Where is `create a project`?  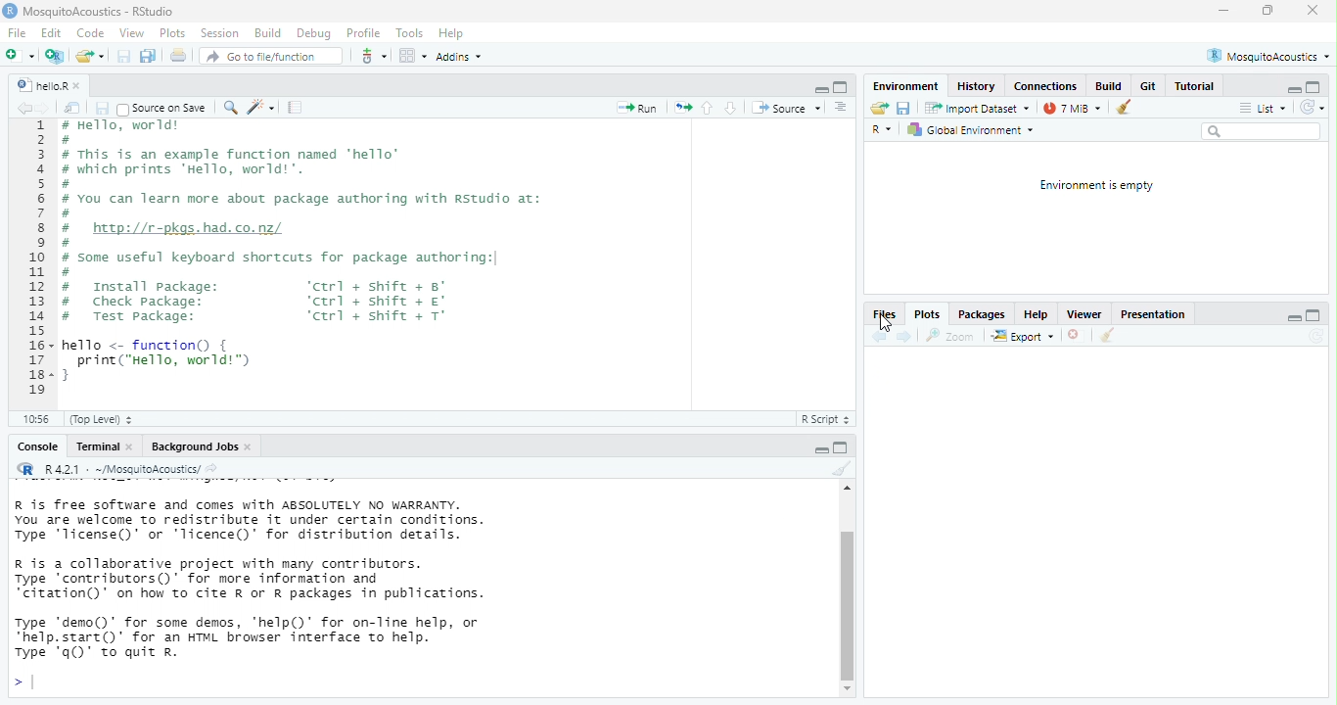 create a project is located at coordinates (56, 56).